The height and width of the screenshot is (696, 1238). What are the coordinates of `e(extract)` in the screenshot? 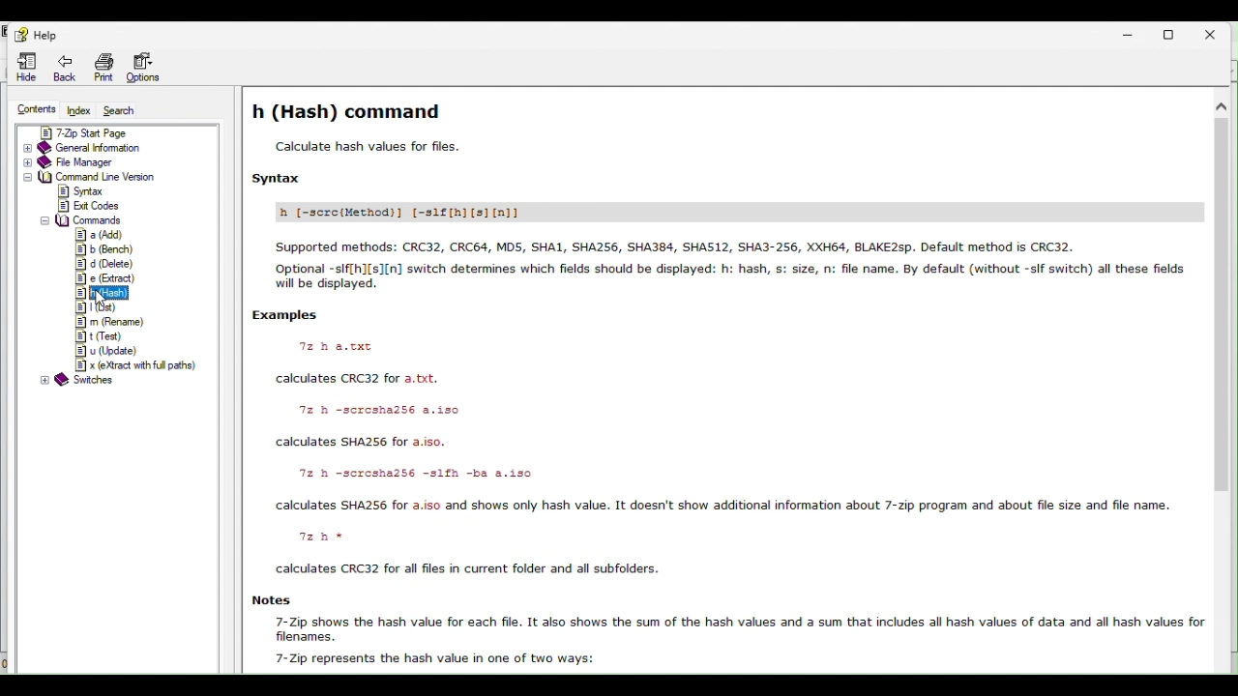 It's located at (103, 279).